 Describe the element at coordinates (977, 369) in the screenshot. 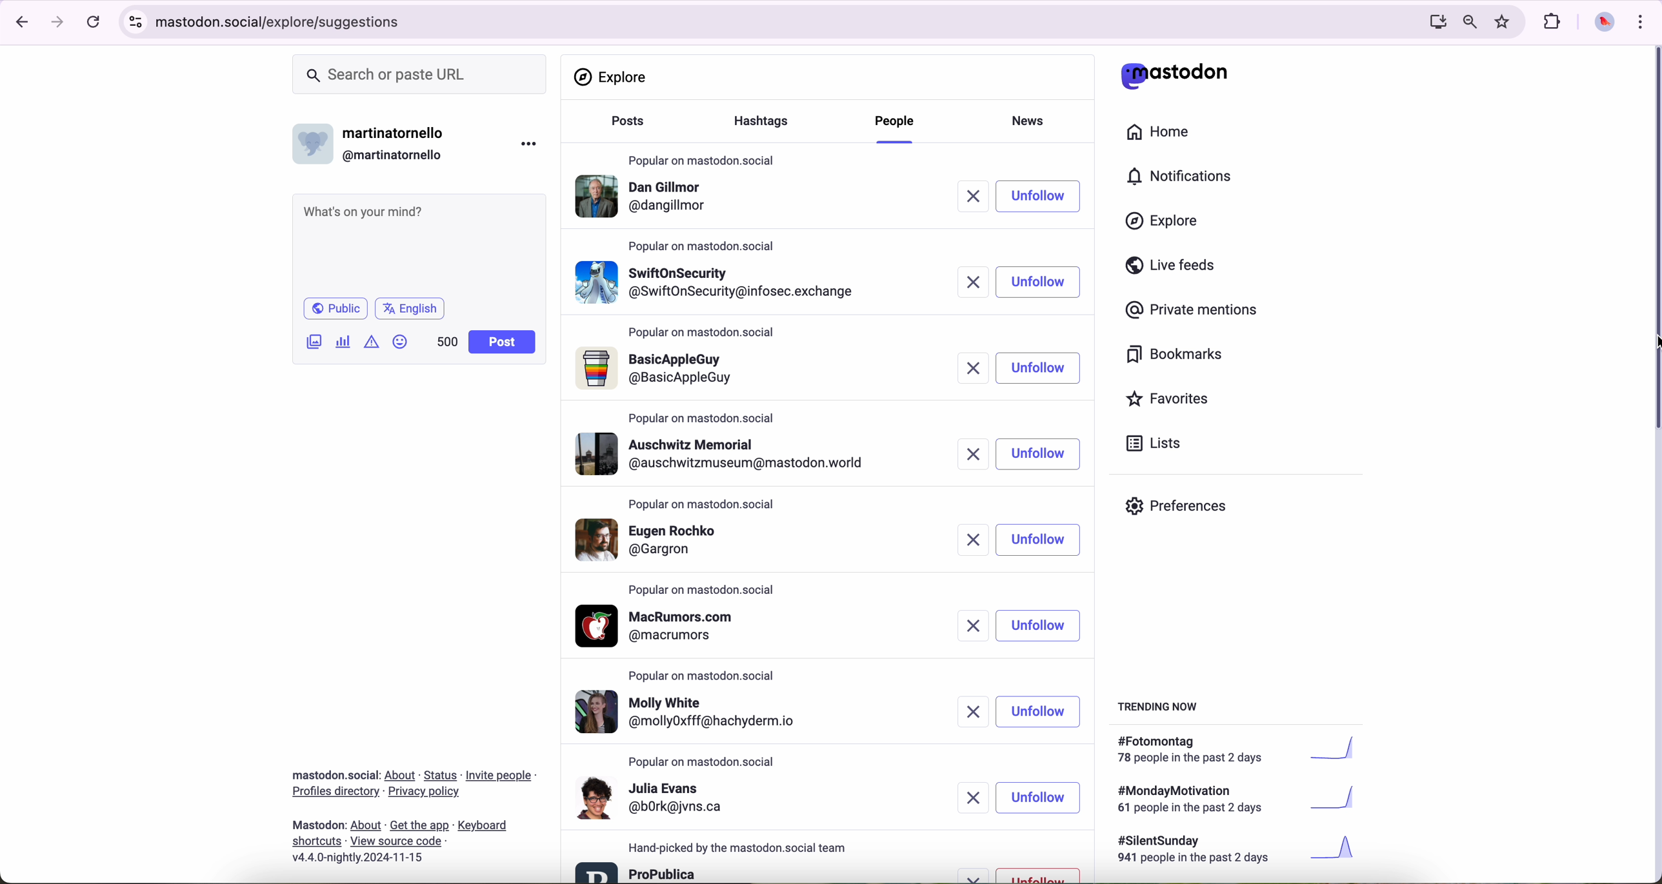

I see `remove` at that location.